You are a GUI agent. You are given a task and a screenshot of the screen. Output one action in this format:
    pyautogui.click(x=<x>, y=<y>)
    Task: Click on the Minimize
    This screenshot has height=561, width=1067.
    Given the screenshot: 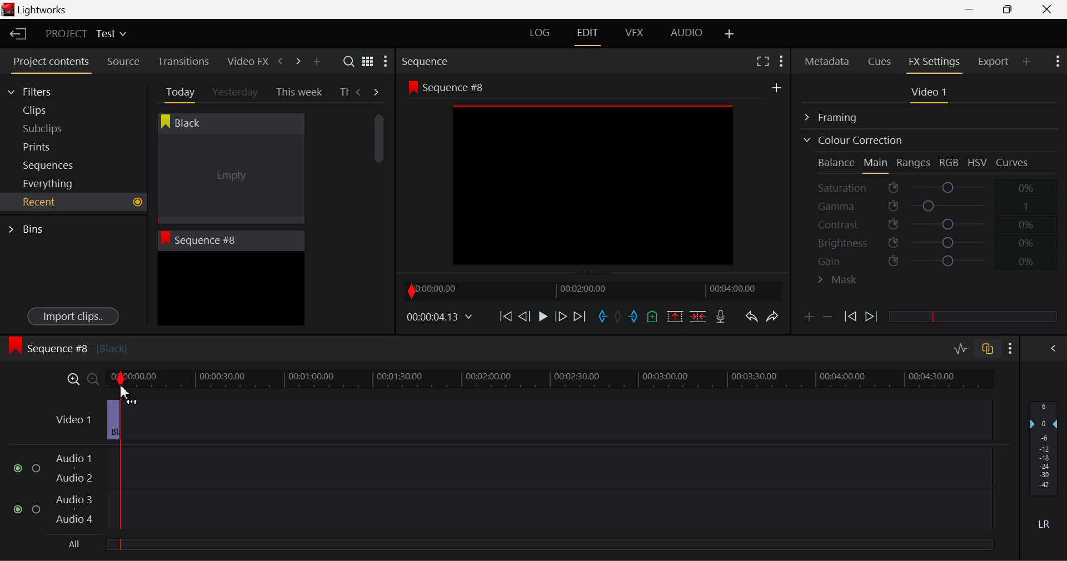 What is the action you would take?
    pyautogui.click(x=1010, y=9)
    